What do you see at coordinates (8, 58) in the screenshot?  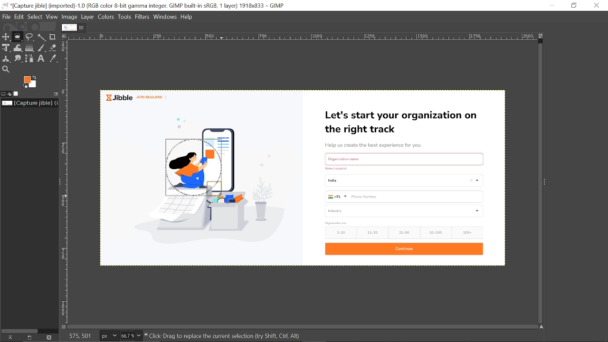 I see `Clone tool` at bounding box center [8, 58].